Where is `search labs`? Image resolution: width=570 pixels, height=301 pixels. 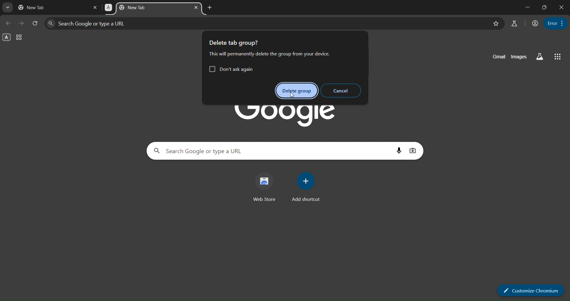 search labs is located at coordinates (539, 57).